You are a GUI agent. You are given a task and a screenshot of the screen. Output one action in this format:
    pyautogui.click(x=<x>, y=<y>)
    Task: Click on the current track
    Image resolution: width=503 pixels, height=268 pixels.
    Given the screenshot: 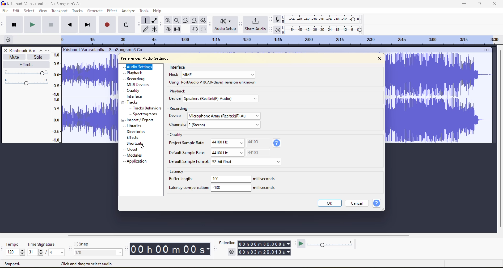 What is the action you would take?
    pyautogui.click(x=89, y=99)
    